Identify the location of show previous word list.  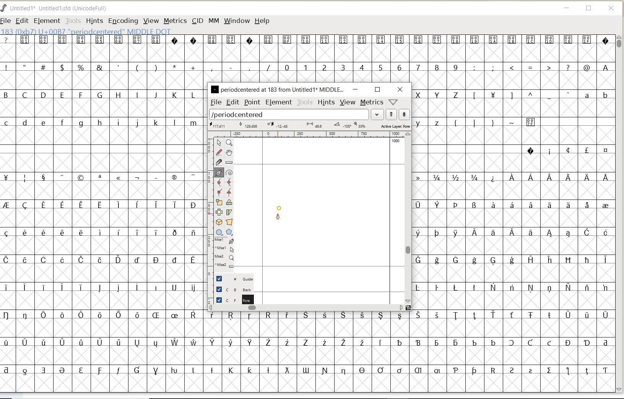
(392, 115).